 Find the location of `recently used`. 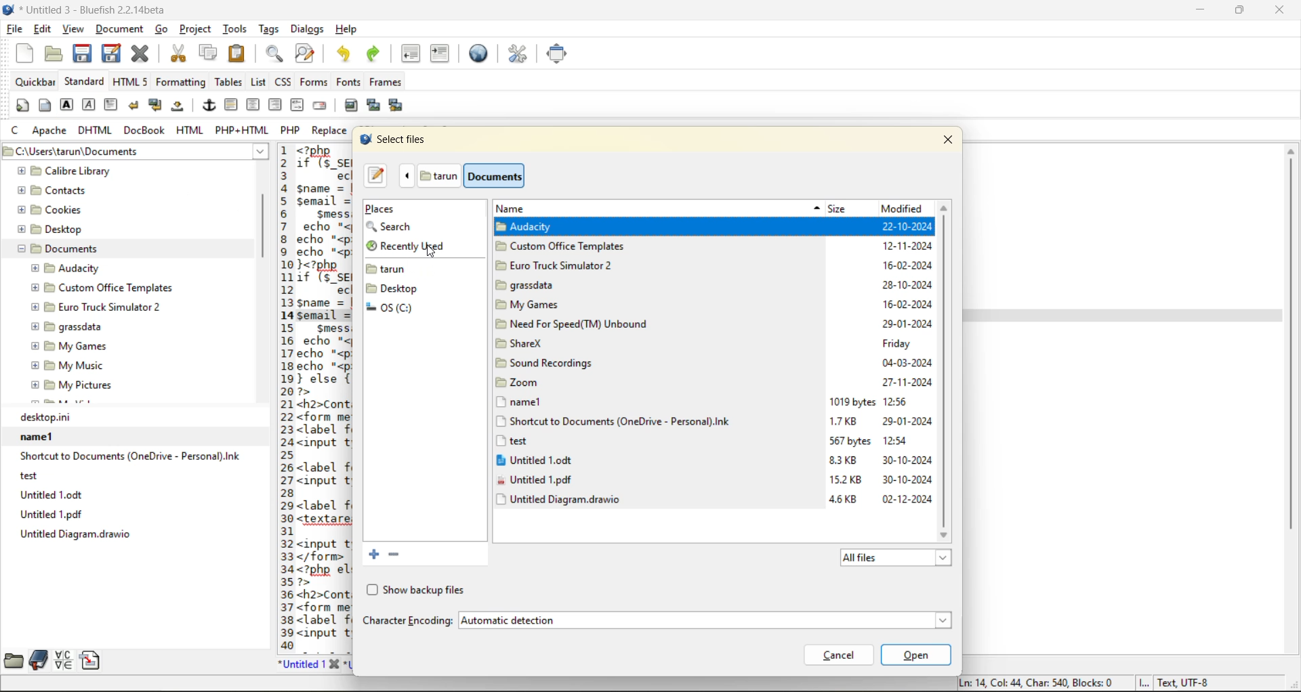

recently used is located at coordinates (409, 245).